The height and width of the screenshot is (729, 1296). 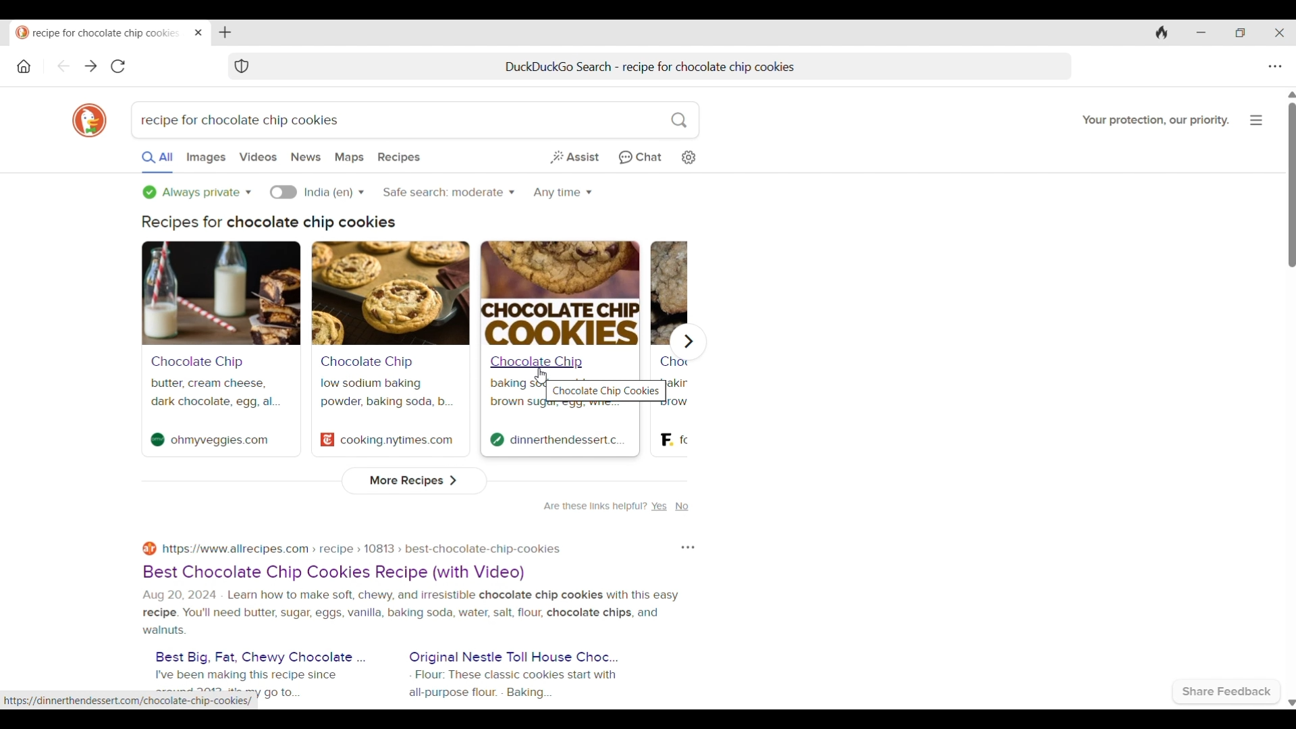 What do you see at coordinates (563, 193) in the screenshot?
I see `Search within specific time period` at bounding box center [563, 193].